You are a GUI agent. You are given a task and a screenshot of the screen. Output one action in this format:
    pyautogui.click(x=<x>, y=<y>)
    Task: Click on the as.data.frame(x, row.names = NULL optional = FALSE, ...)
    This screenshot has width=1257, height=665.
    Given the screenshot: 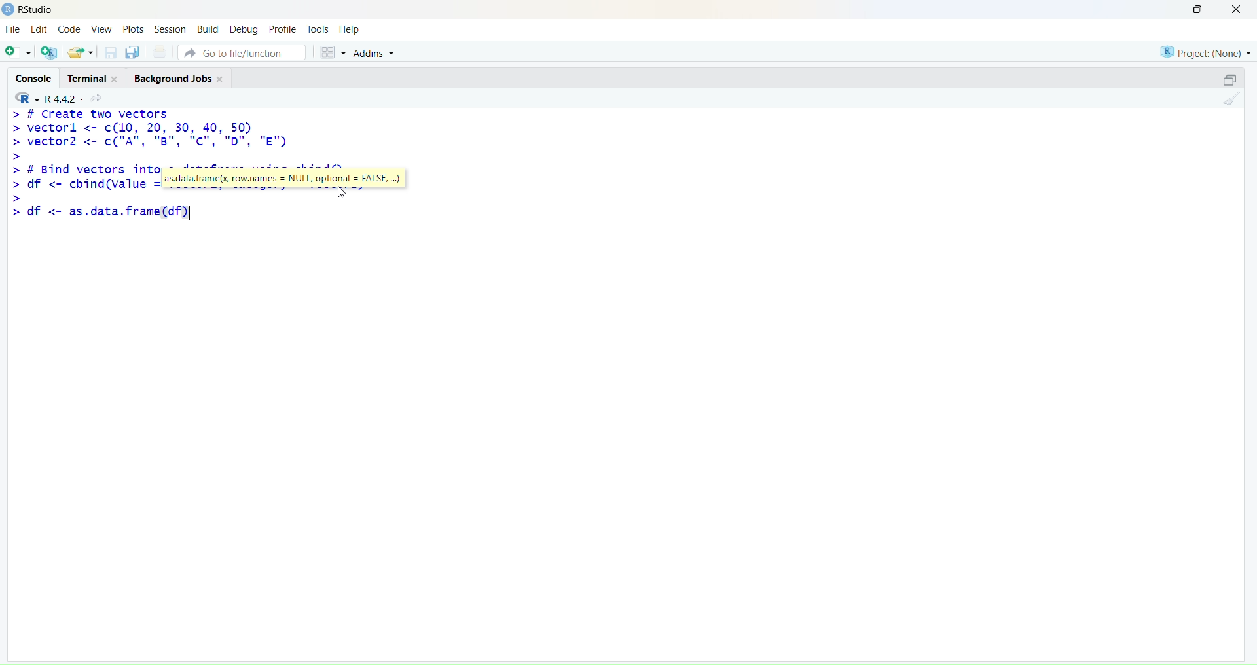 What is the action you would take?
    pyautogui.click(x=283, y=177)
    